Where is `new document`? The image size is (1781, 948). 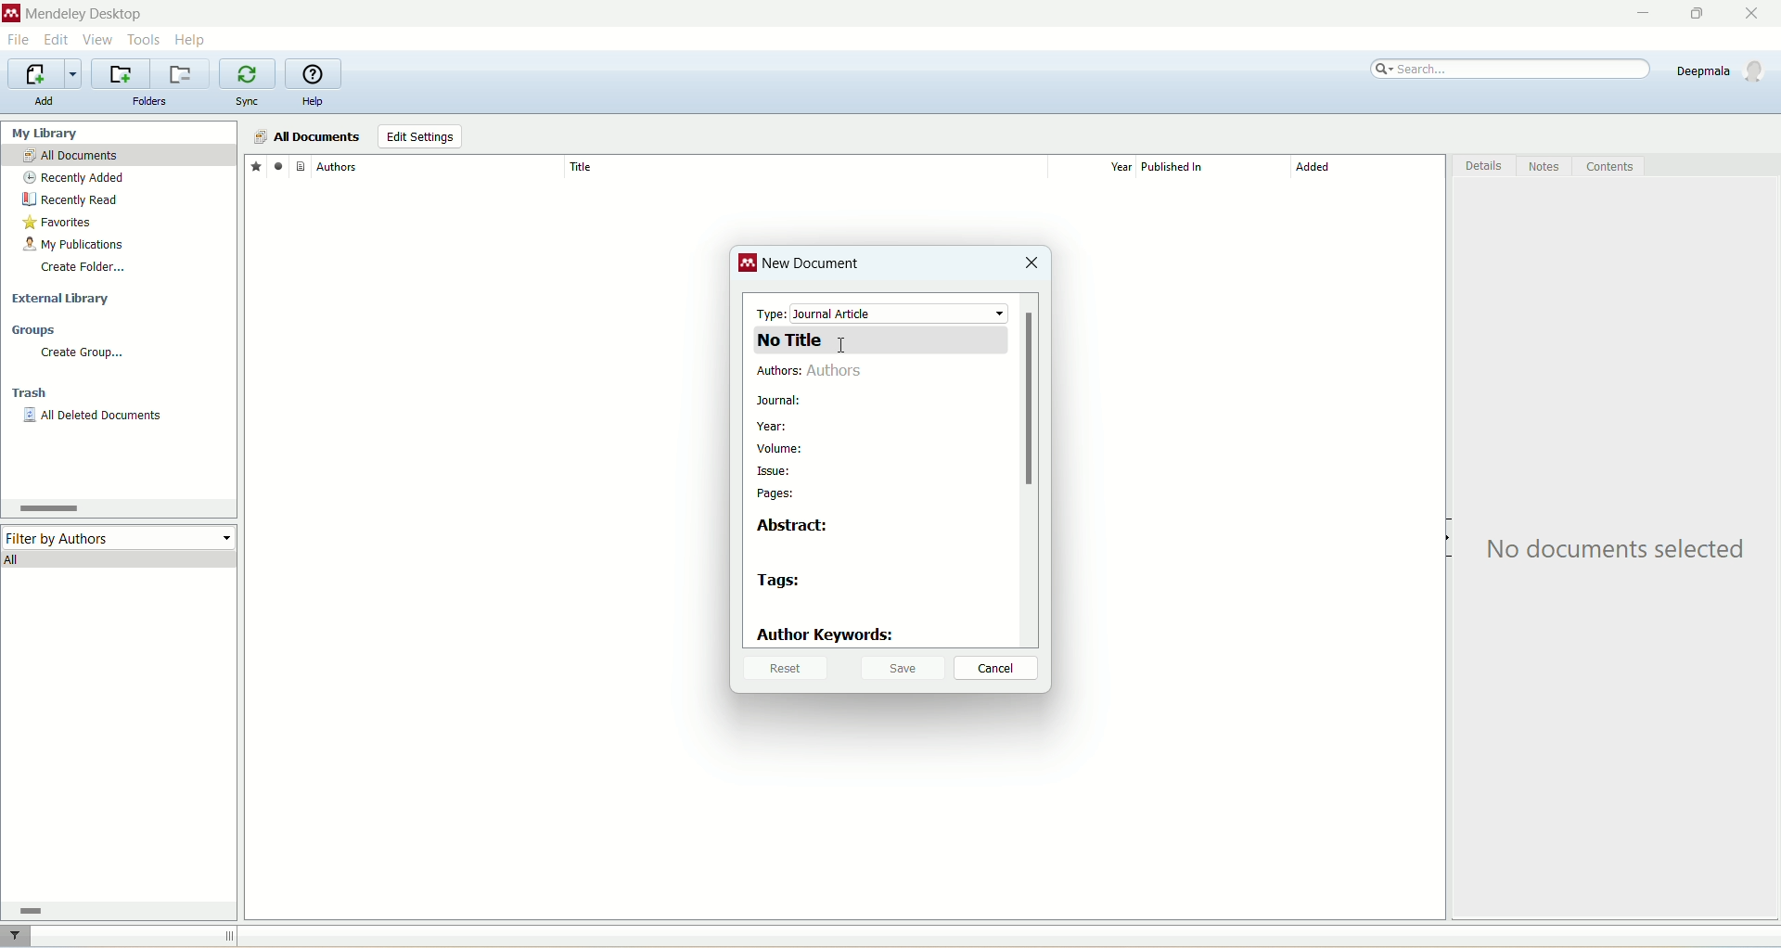 new document is located at coordinates (814, 267).